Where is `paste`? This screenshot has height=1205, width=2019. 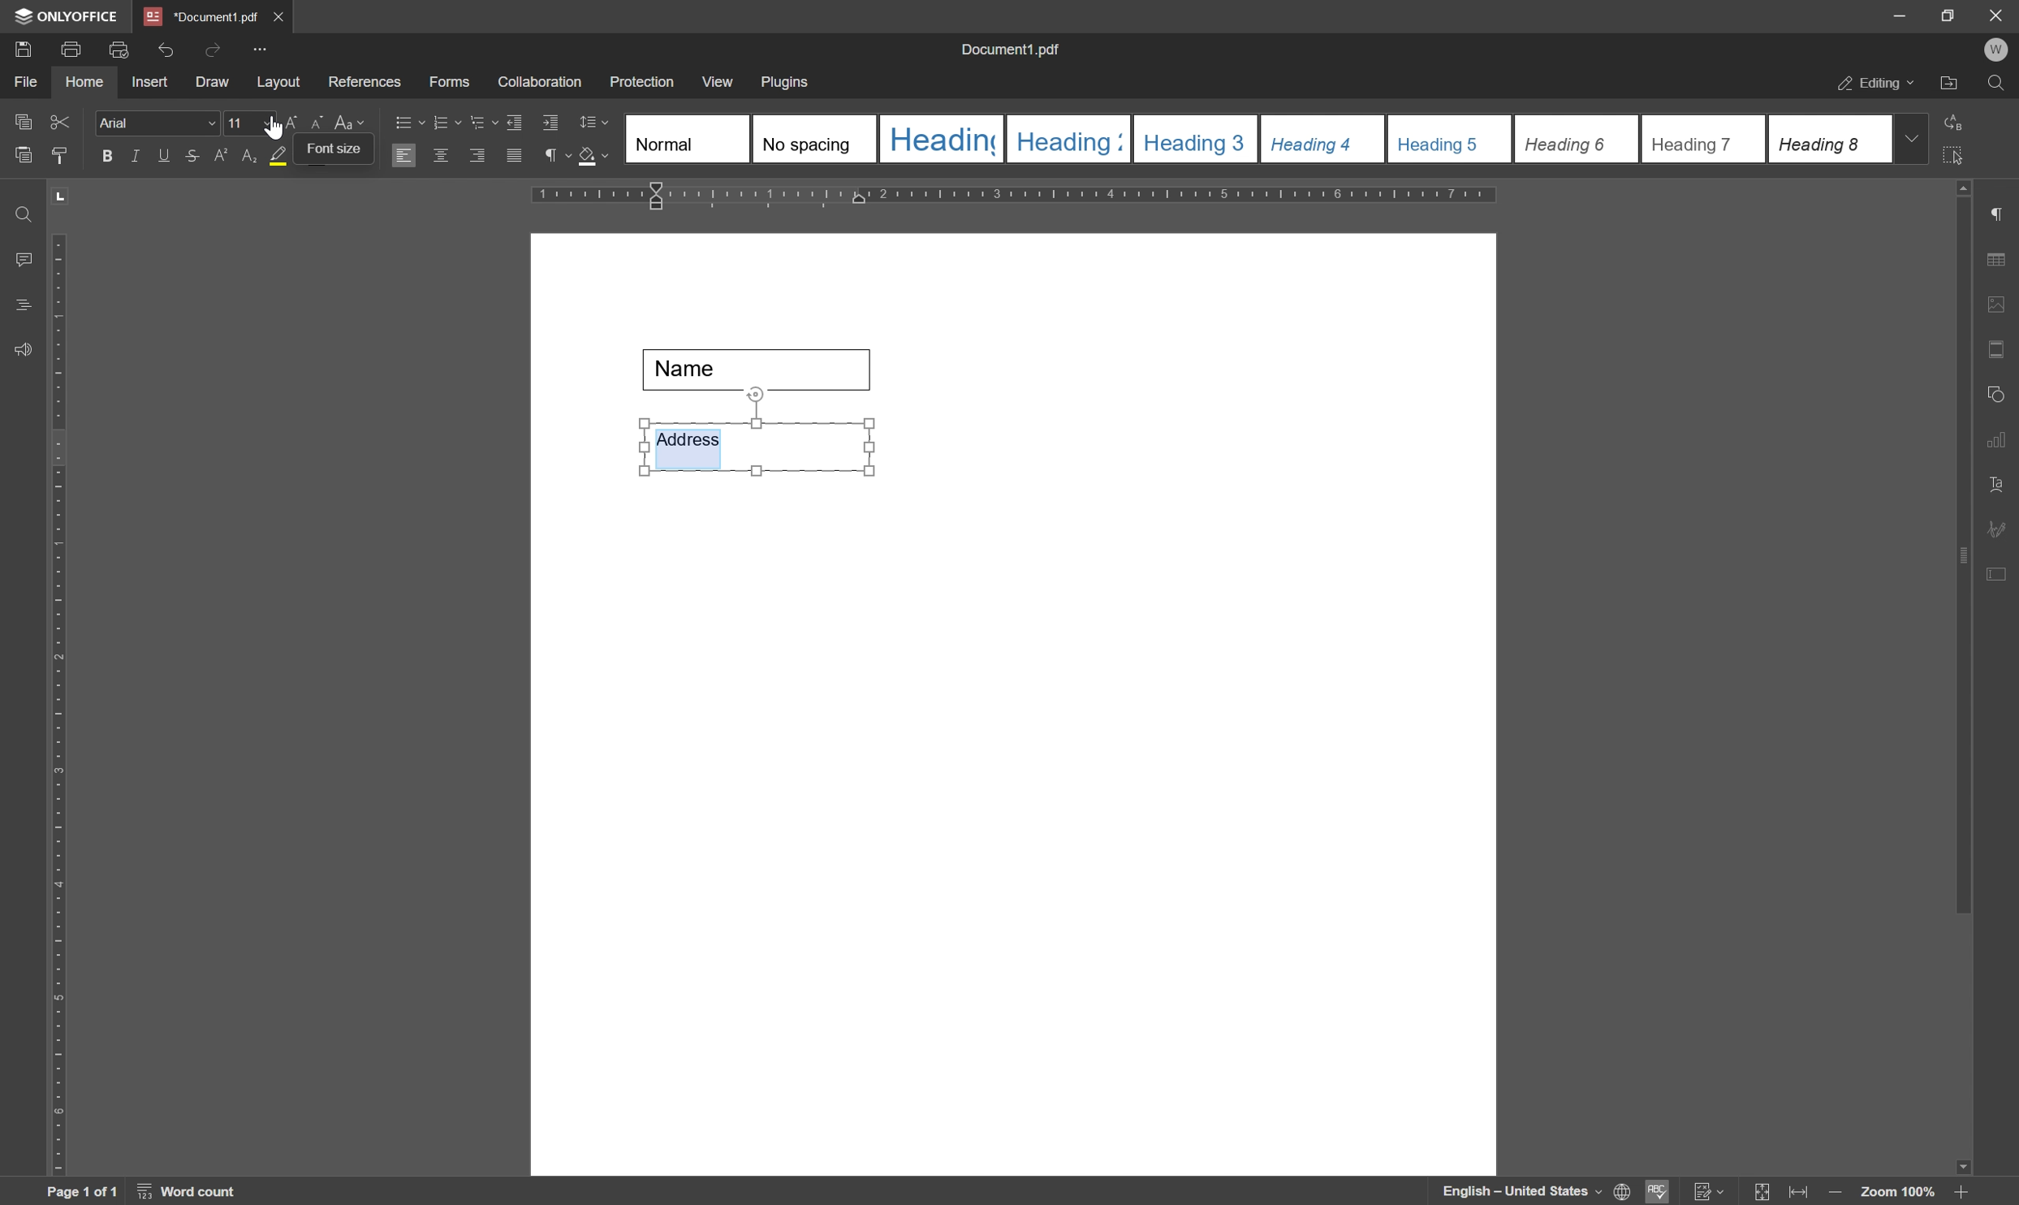
paste is located at coordinates (24, 156).